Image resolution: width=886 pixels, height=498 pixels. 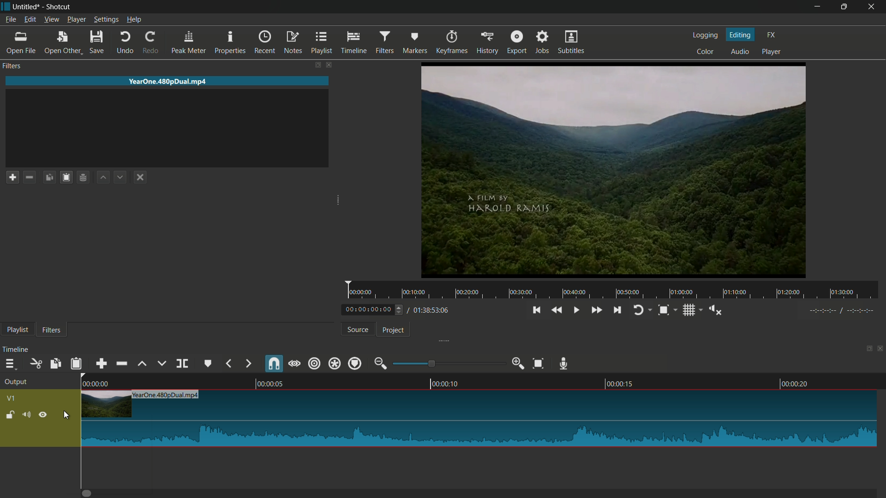 What do you see at coordinates (54, 330) in the screenshot?
I see `filters` at bounding box center [54, 330].